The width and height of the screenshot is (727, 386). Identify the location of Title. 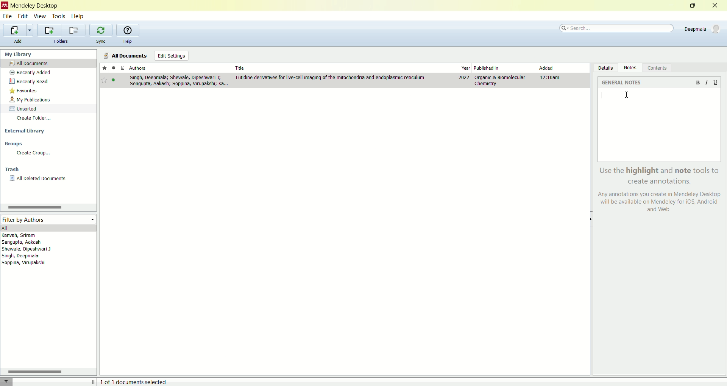
(331, 67).